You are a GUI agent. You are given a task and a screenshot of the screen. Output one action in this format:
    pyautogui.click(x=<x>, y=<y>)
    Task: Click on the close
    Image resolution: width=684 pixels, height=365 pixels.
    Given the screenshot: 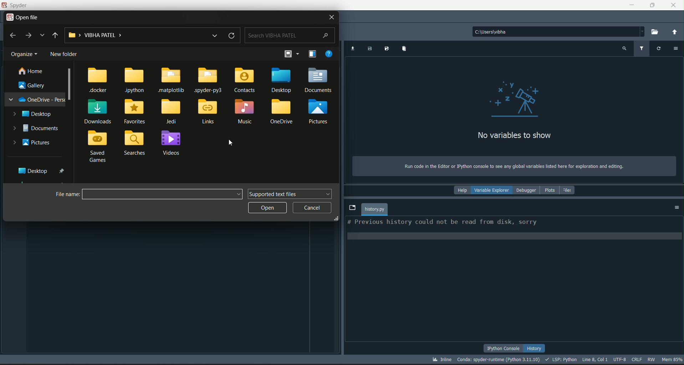 What is the action you would take?
    pyautogui.click(x=673, y=5)
    